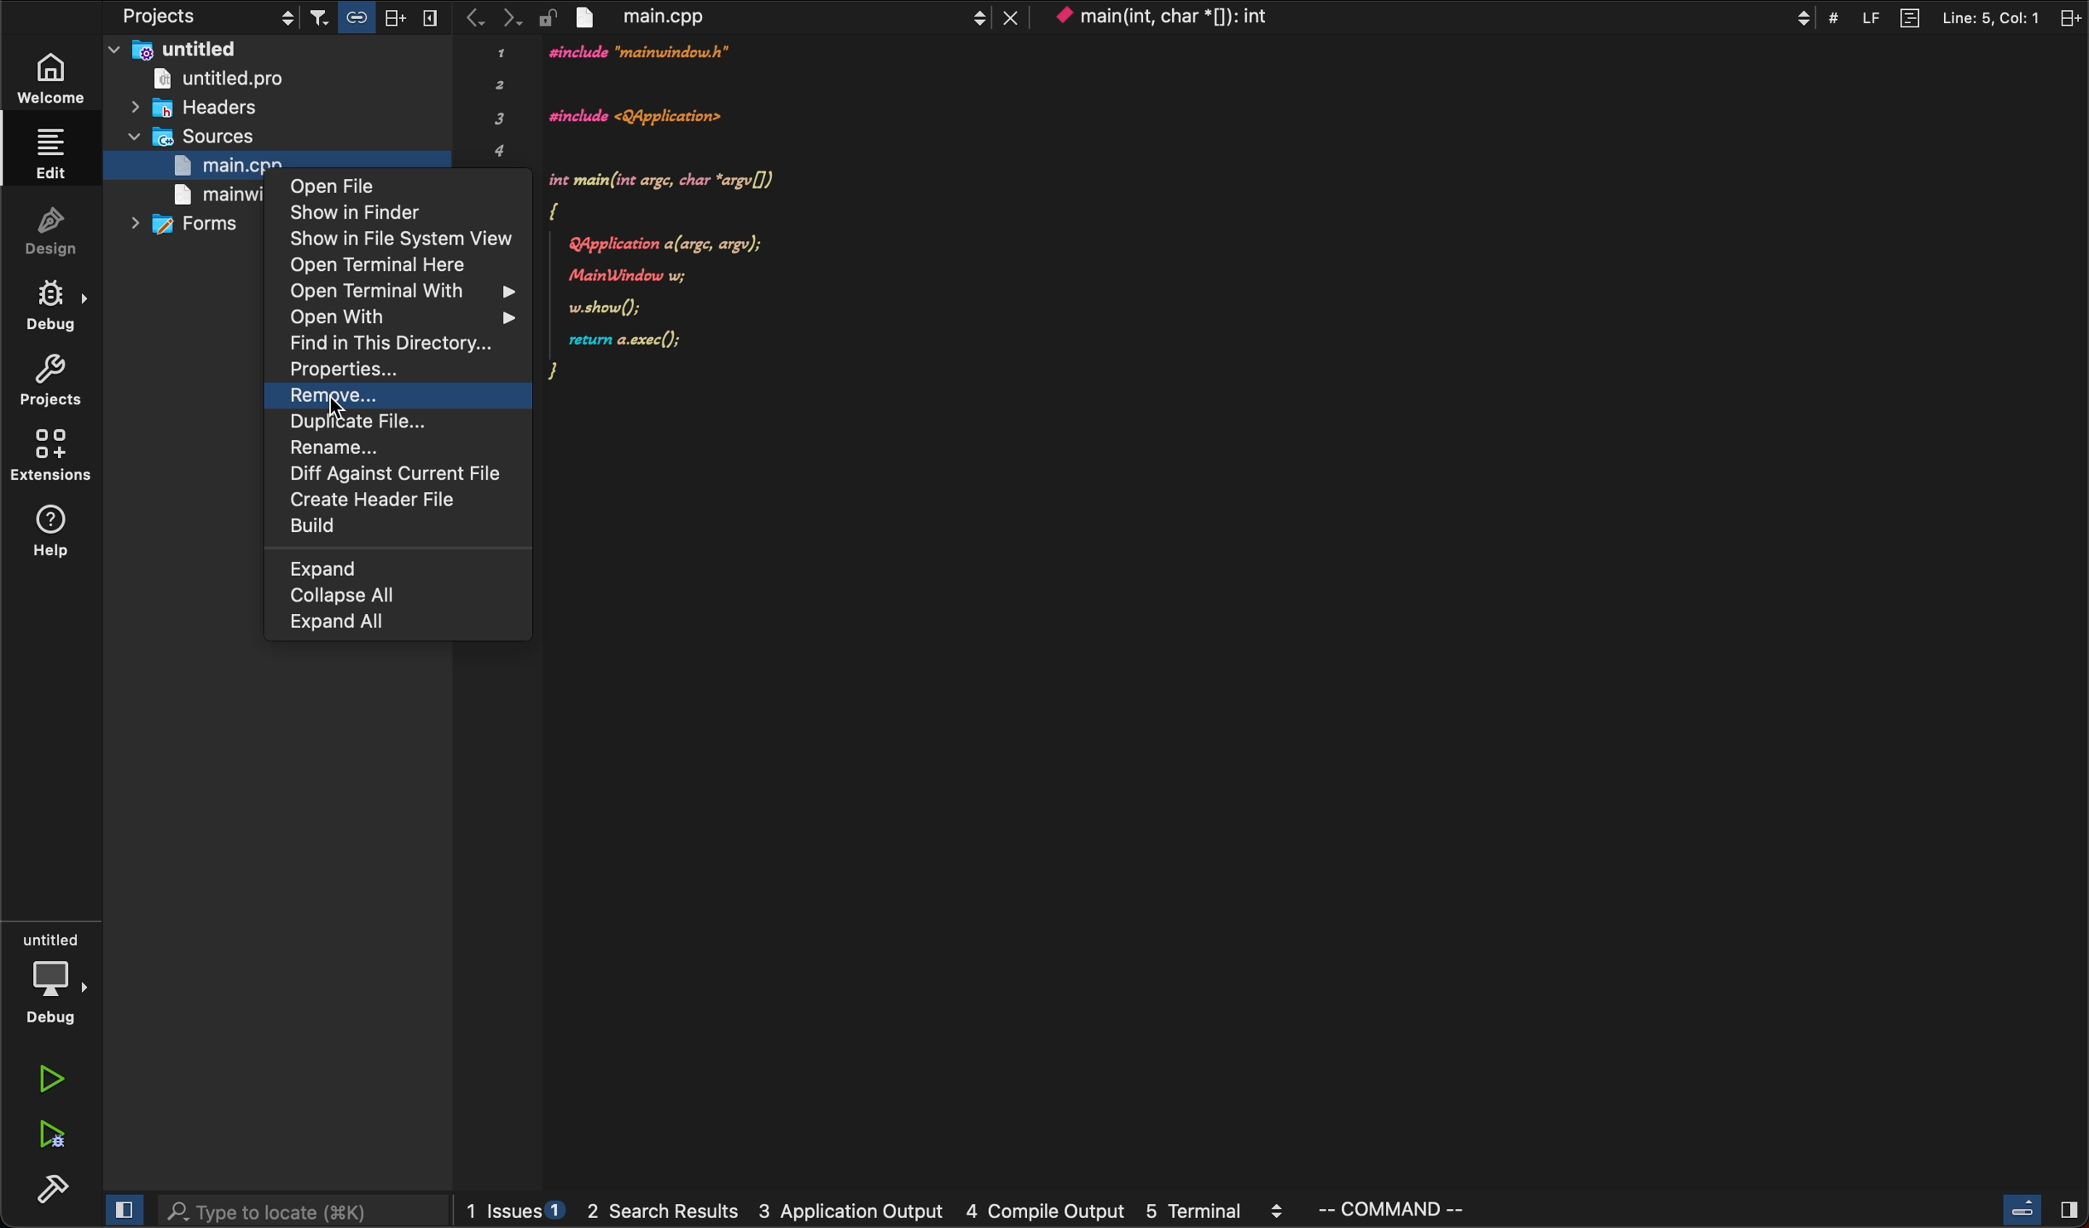 The width and height of the screenshot is (2089, 1228). What do you see at coordinates (374, 17) in the screenshot?
I see `filter` at bounding box center [374, 17].